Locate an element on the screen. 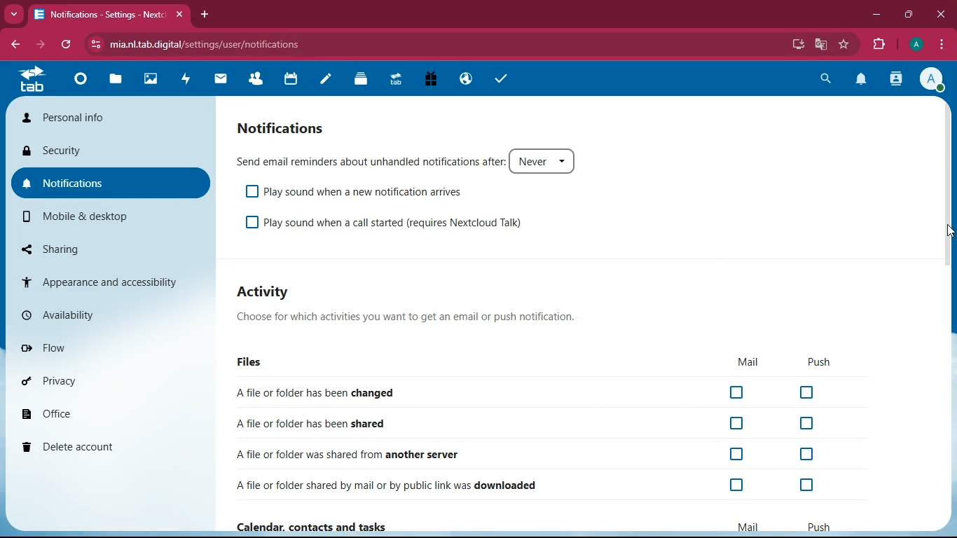 The height and width of the screenshot is (538, 957). back is located at coordinates (13, 44).